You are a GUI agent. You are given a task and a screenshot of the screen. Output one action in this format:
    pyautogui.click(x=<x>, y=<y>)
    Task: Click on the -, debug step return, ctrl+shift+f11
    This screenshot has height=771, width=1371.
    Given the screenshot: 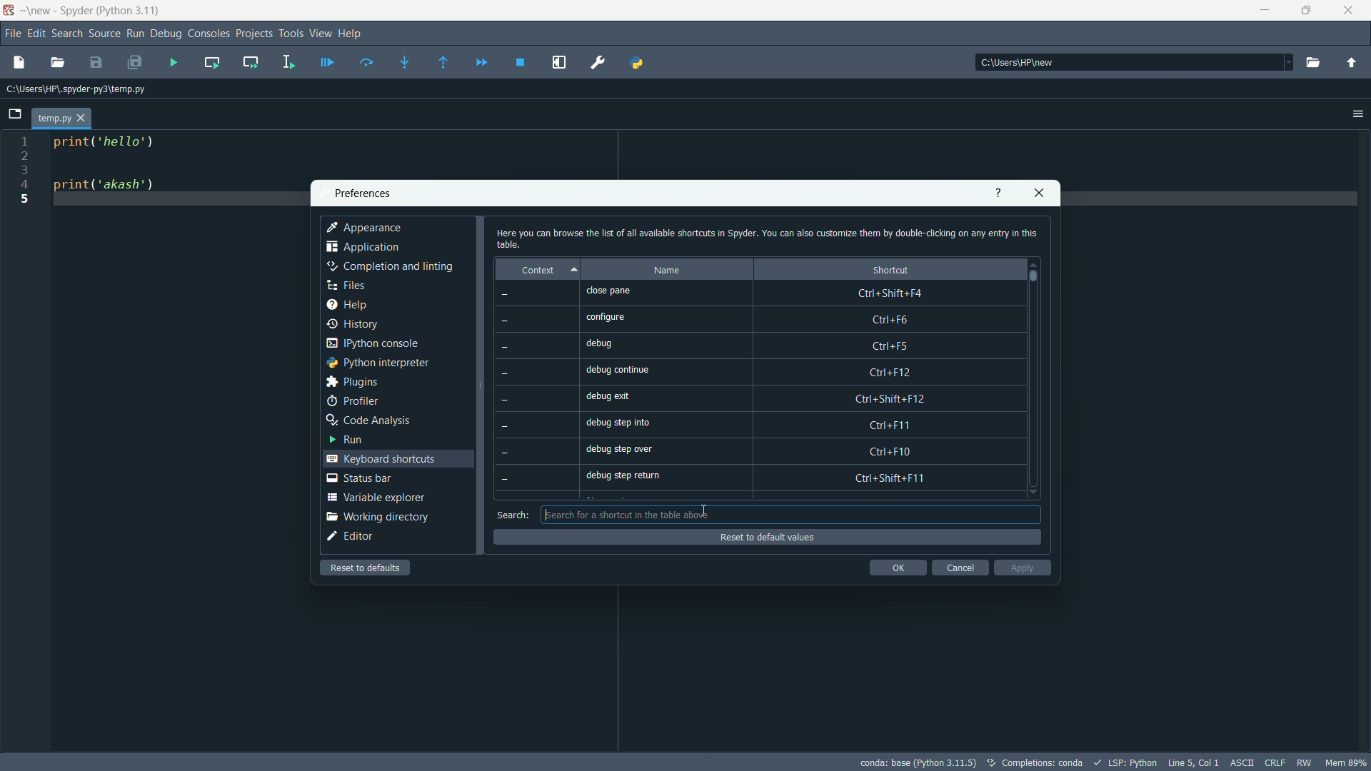 What is the action you would take?
    pyautogui.click(x=755, y=478)
    